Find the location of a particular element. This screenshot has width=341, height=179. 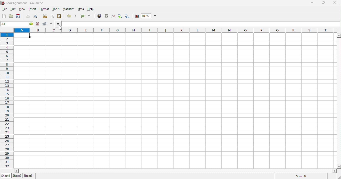

sort descending is located at coordinates (128, 16).